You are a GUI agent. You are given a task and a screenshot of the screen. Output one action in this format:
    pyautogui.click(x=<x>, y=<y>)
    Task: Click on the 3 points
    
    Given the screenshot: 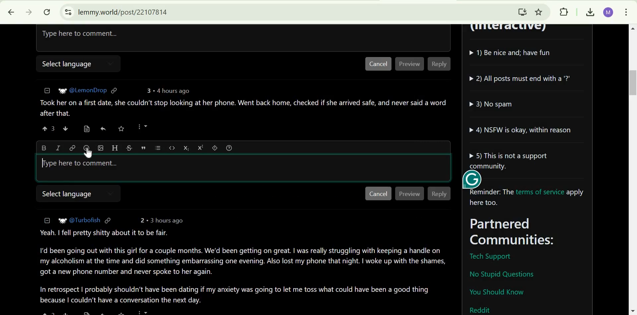 What is the action you would take?
    pyautogui.click(x=147, y=91)
    